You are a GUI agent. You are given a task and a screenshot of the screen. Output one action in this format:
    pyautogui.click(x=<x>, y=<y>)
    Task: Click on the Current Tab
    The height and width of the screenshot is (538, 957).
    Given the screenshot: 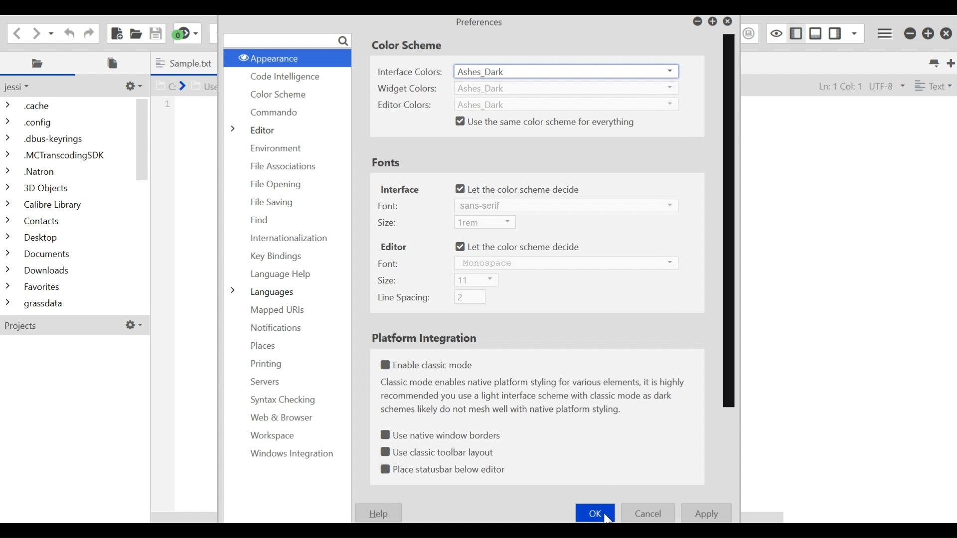 What is the action you would take?
    pyautogui.click(x=186, y=63)
    